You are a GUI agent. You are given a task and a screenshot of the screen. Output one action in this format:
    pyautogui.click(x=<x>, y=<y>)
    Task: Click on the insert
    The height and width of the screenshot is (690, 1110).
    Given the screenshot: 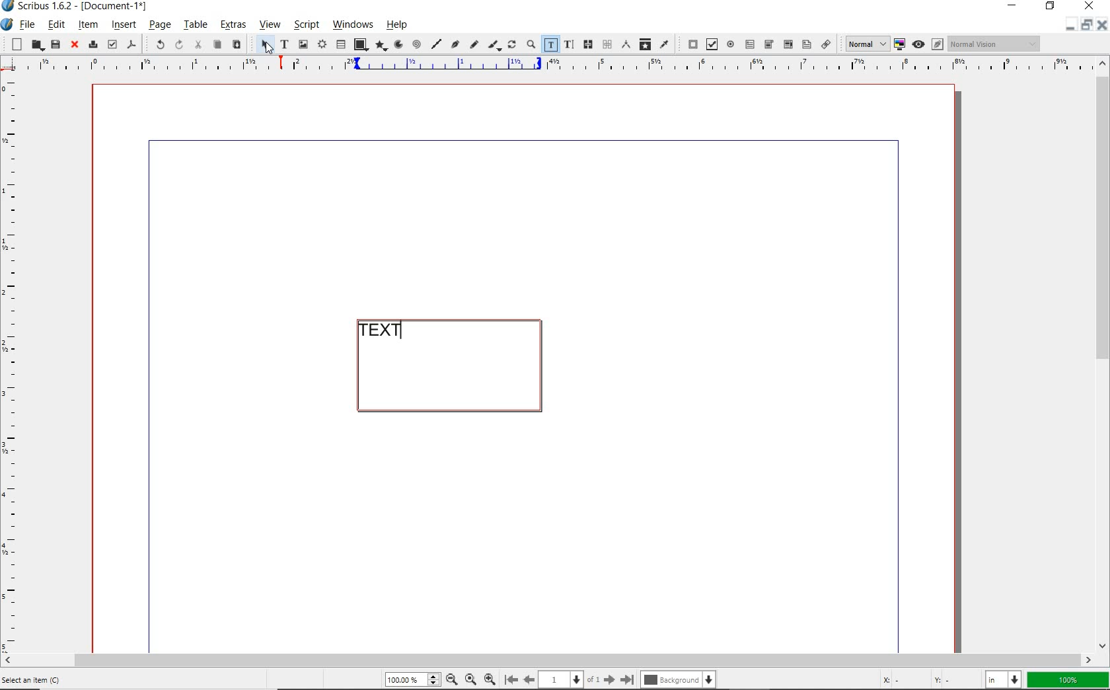 What is the action you would take?
    pyautogui.click(x=122, y=24)
    